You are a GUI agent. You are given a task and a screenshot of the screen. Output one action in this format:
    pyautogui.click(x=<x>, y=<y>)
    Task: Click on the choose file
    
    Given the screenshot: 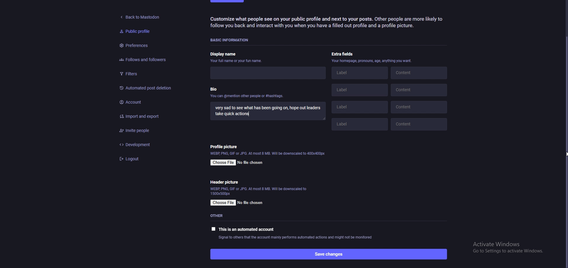 What is the action you would take?
    pyautogui.click(x=223, y=163)
    